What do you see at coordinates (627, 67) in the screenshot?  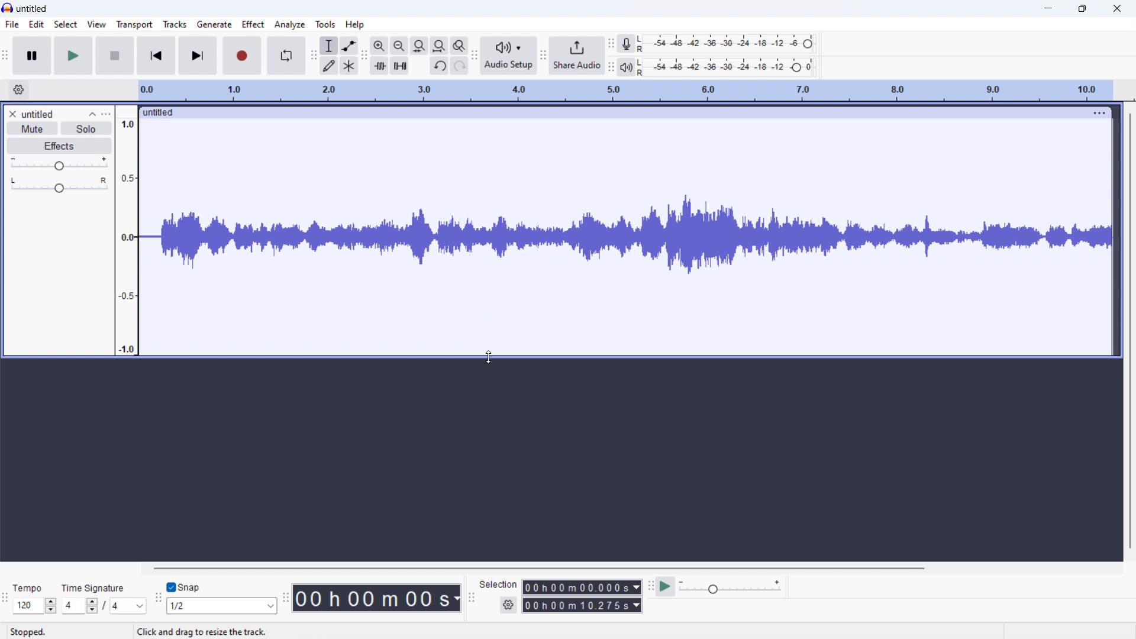 I see `playback meter` at bounding box center [627, 67].